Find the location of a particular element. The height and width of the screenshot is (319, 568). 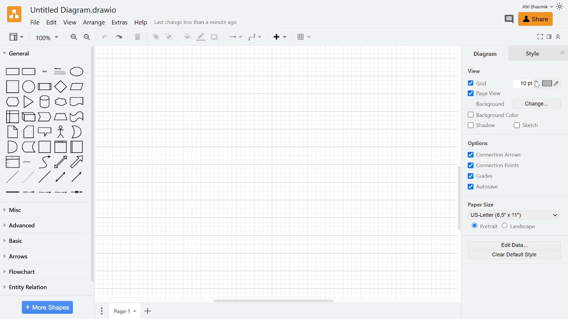

basic is located at coordinates (45, 241).